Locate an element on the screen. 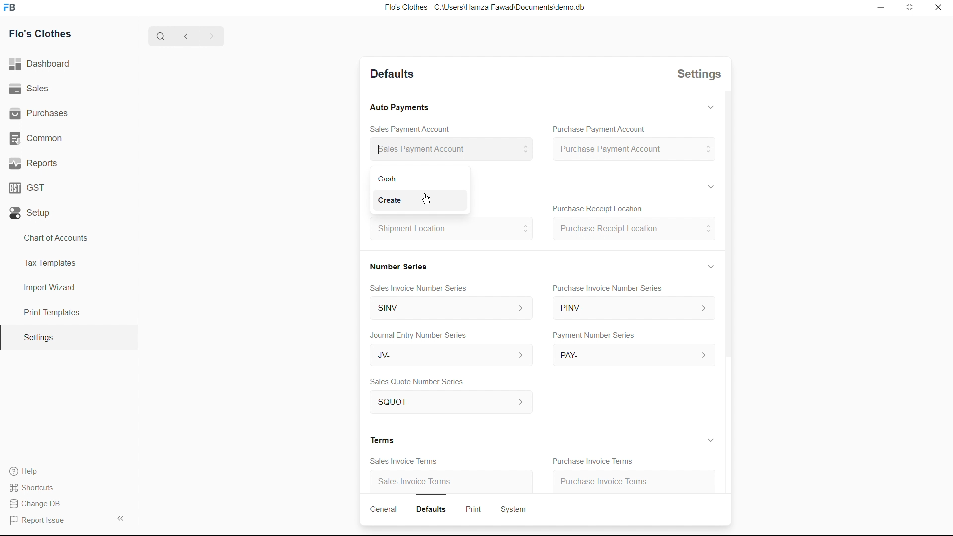 This screenshot has height=536, width=953. Hide  is located at coordinates (709, 439).